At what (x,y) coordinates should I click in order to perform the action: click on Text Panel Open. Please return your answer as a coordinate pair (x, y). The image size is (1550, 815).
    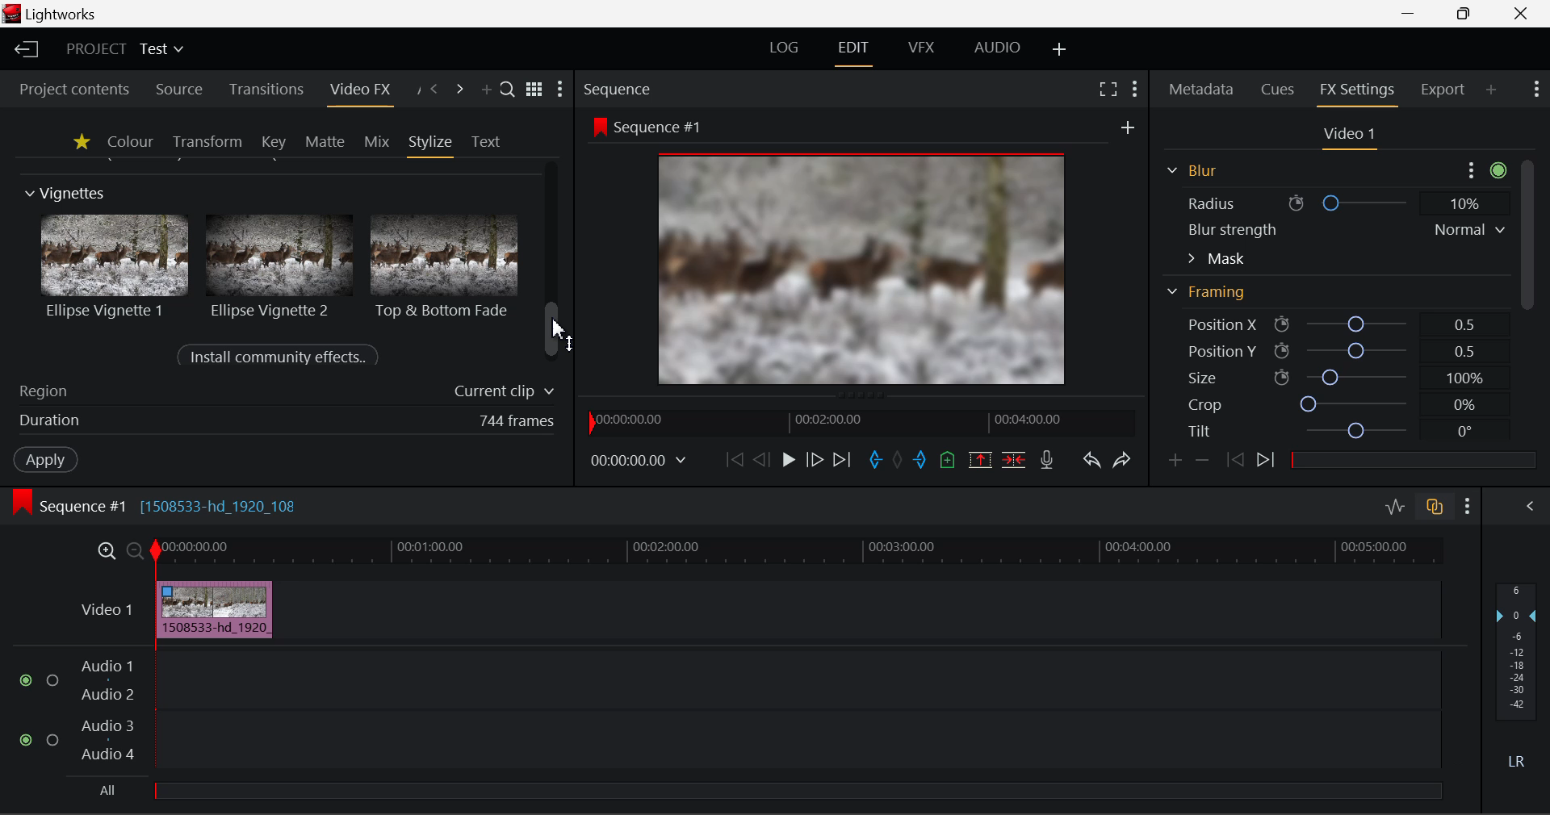
    Looking at the image, I should click on (488, 140).